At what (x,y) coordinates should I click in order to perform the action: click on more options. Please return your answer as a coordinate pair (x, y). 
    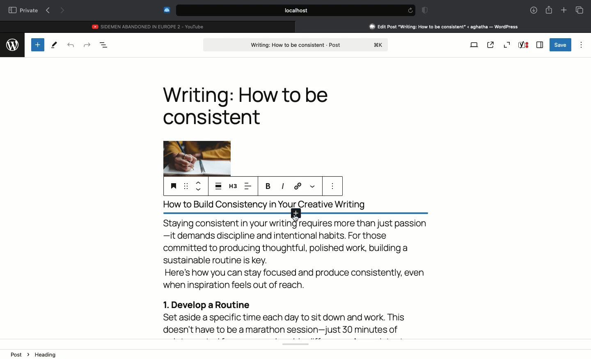
    Looking at the image, I should click on (334, 187).